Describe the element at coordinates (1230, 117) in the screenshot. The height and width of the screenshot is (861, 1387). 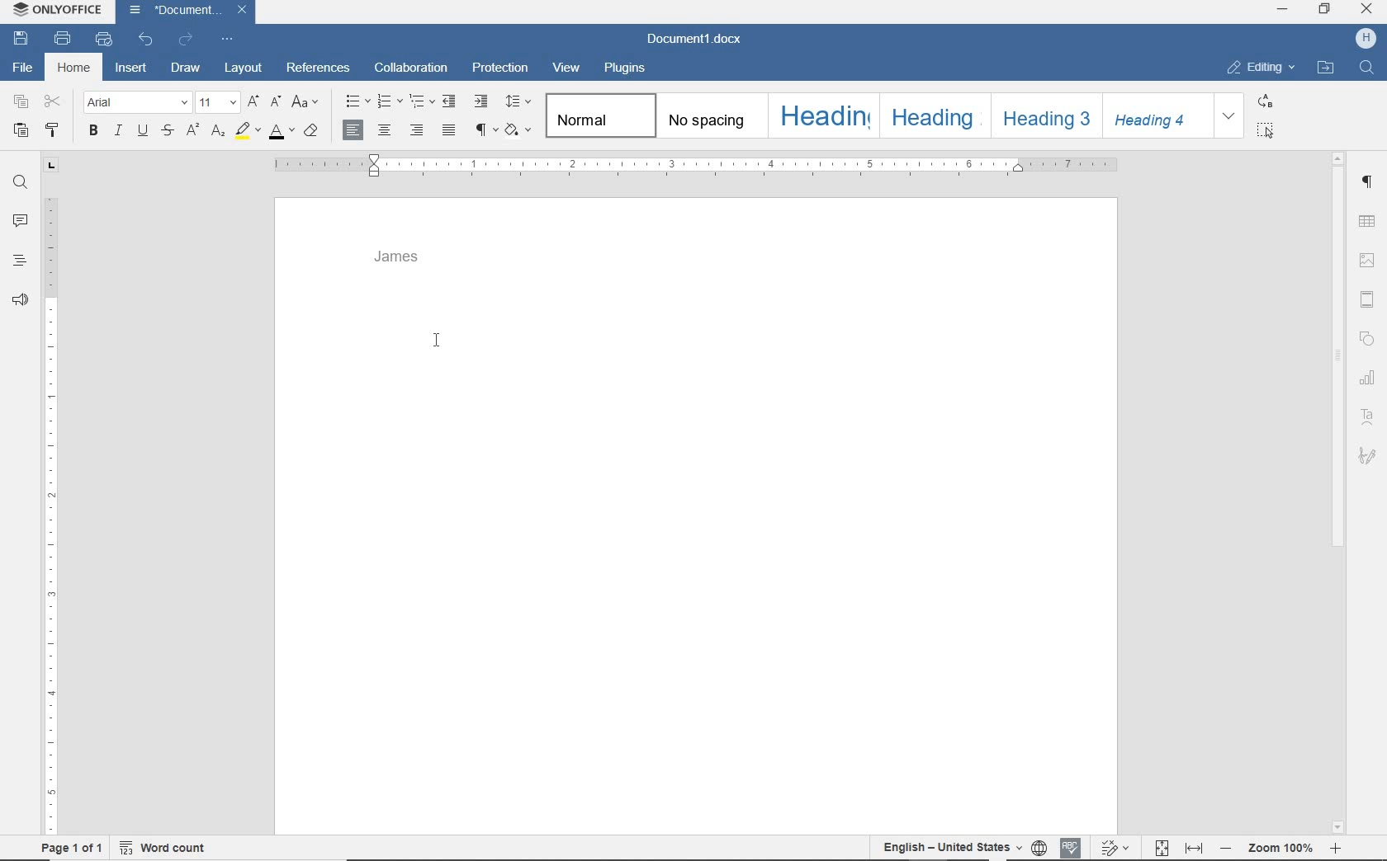
I see `EXPAND` at that location.